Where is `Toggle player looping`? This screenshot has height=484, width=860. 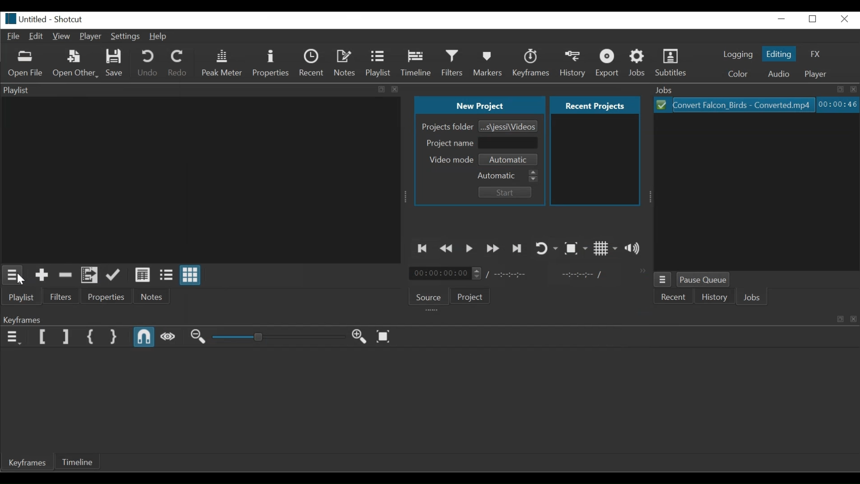 Toggle player looping is located at coordinates (546, 247).